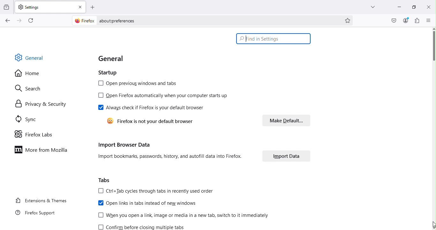  Describe the element at coordinates (397, 8) in the screenshot. I see `Minimize tab` at that location.